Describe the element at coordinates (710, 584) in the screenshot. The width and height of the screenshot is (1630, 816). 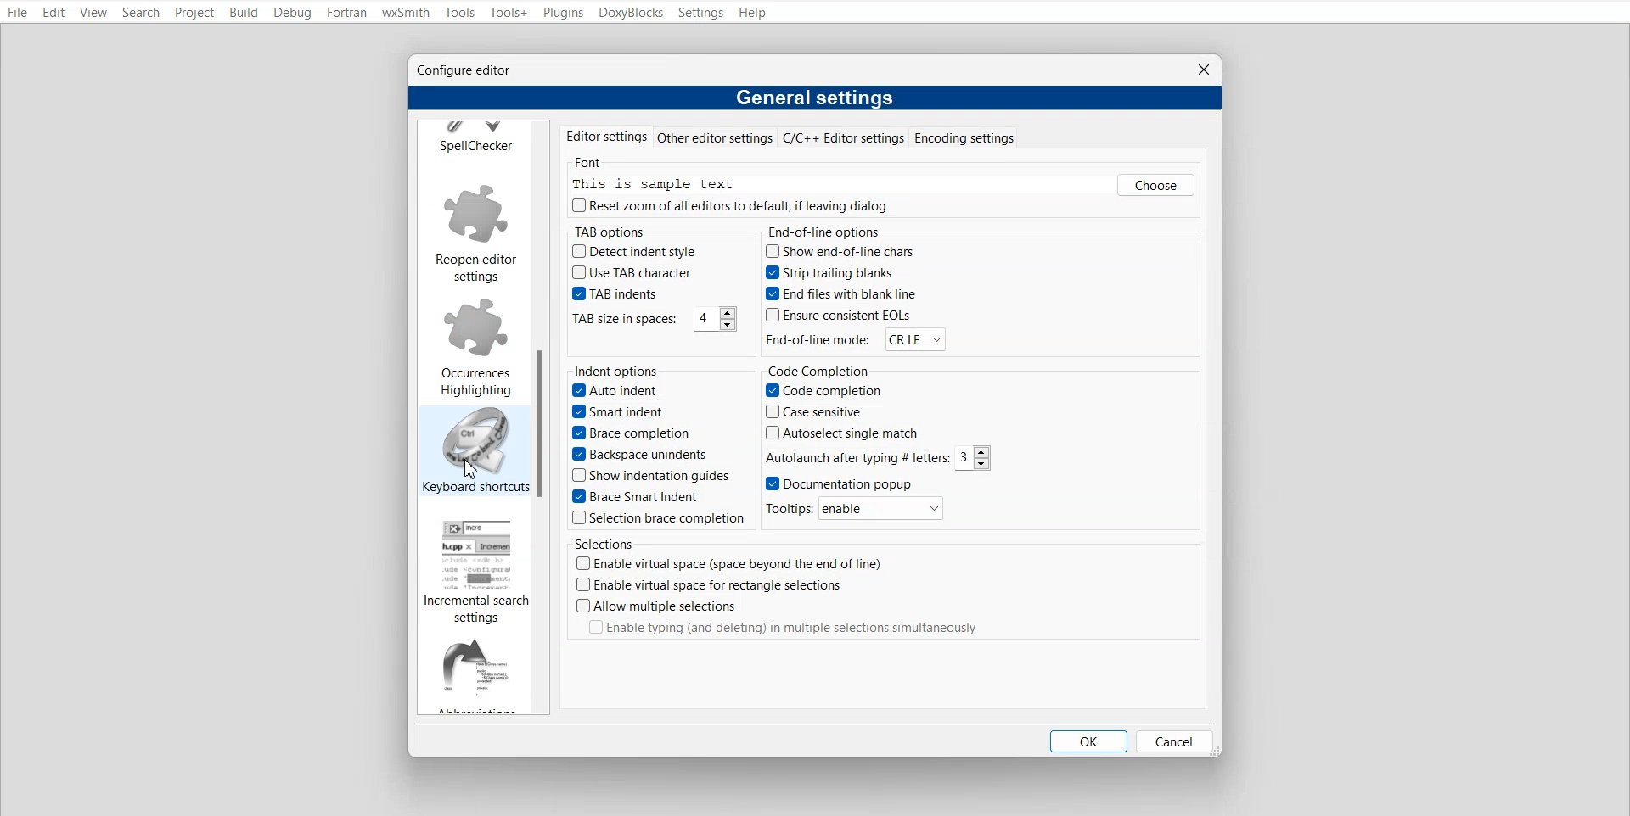
I see `(CJ Enable virtual space for rectangle selections` at that location.